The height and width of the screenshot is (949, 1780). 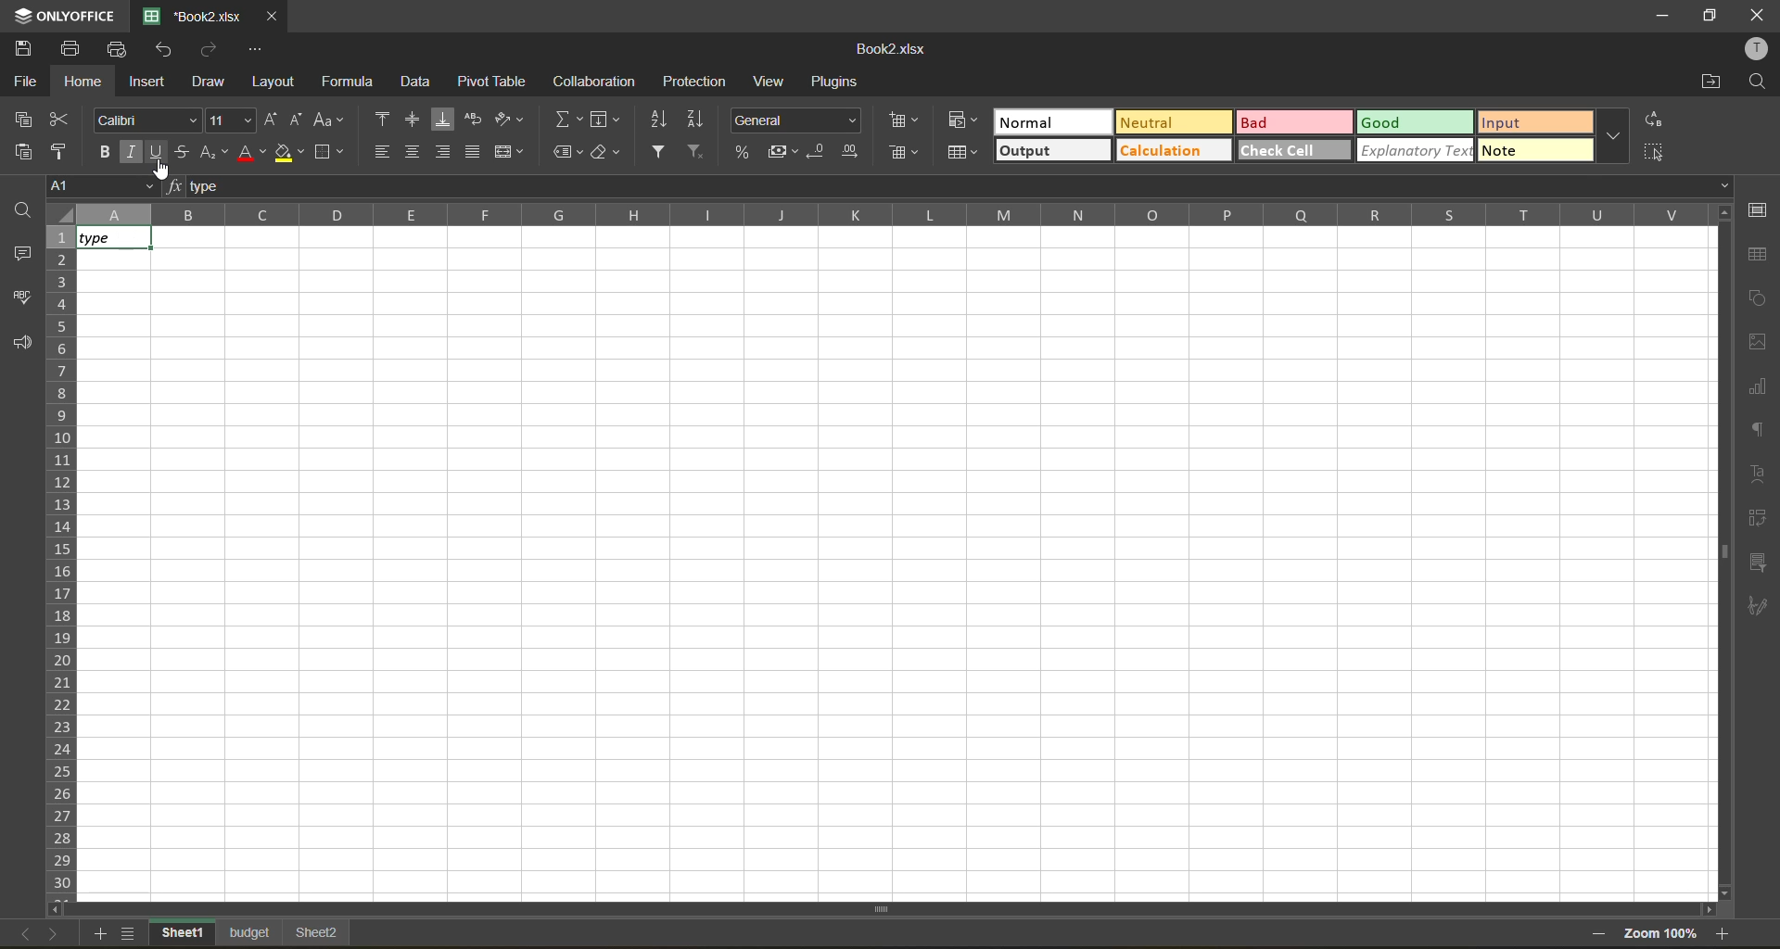 I want to click on align middle, so click(x=413, y=151).